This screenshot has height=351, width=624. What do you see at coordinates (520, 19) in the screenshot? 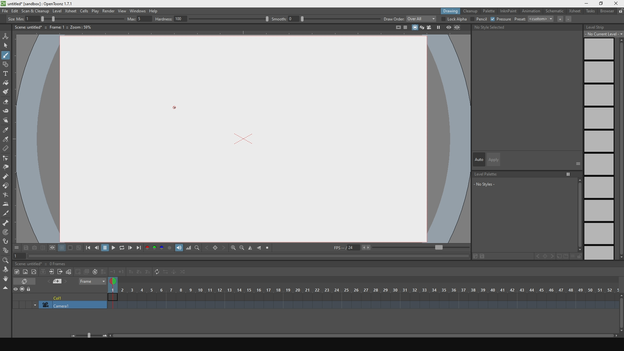
I see `preset` at bounding box center [520, 19].